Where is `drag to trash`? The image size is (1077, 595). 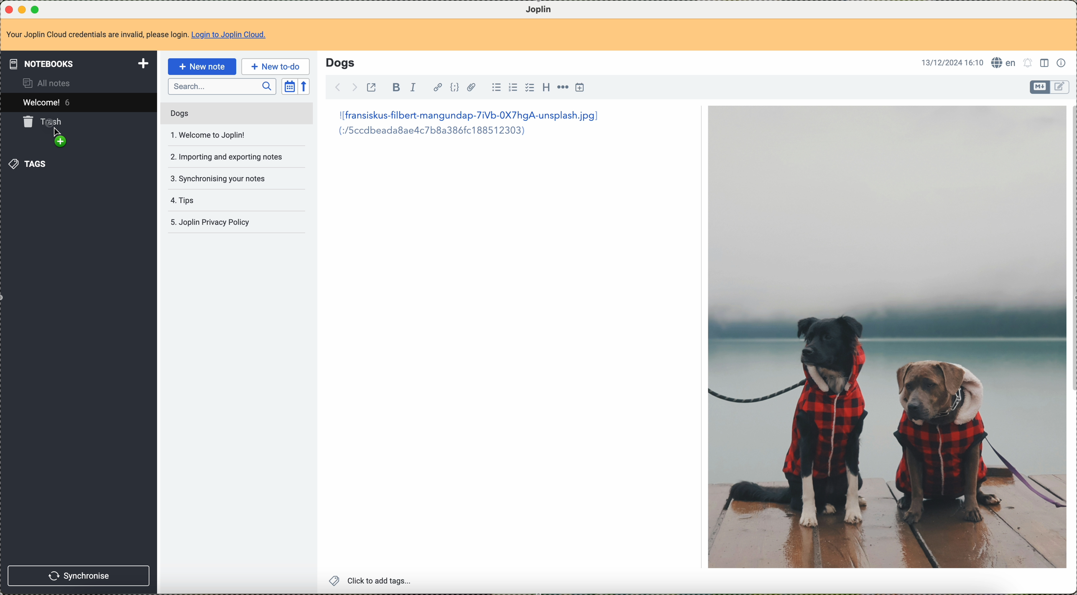
drag to trash is located at coordinates (44, 133).